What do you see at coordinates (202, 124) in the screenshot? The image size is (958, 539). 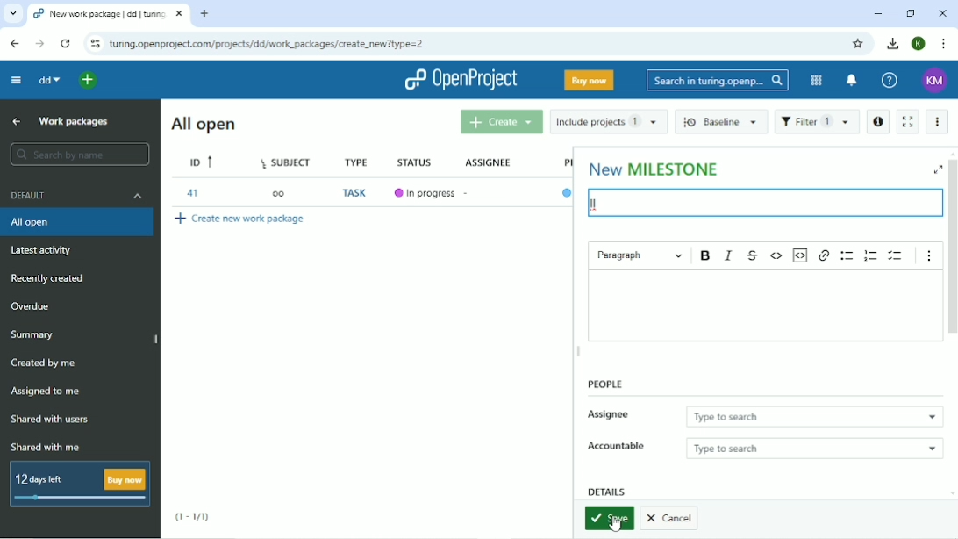 I see `All open` at bounding box center [202, 124].